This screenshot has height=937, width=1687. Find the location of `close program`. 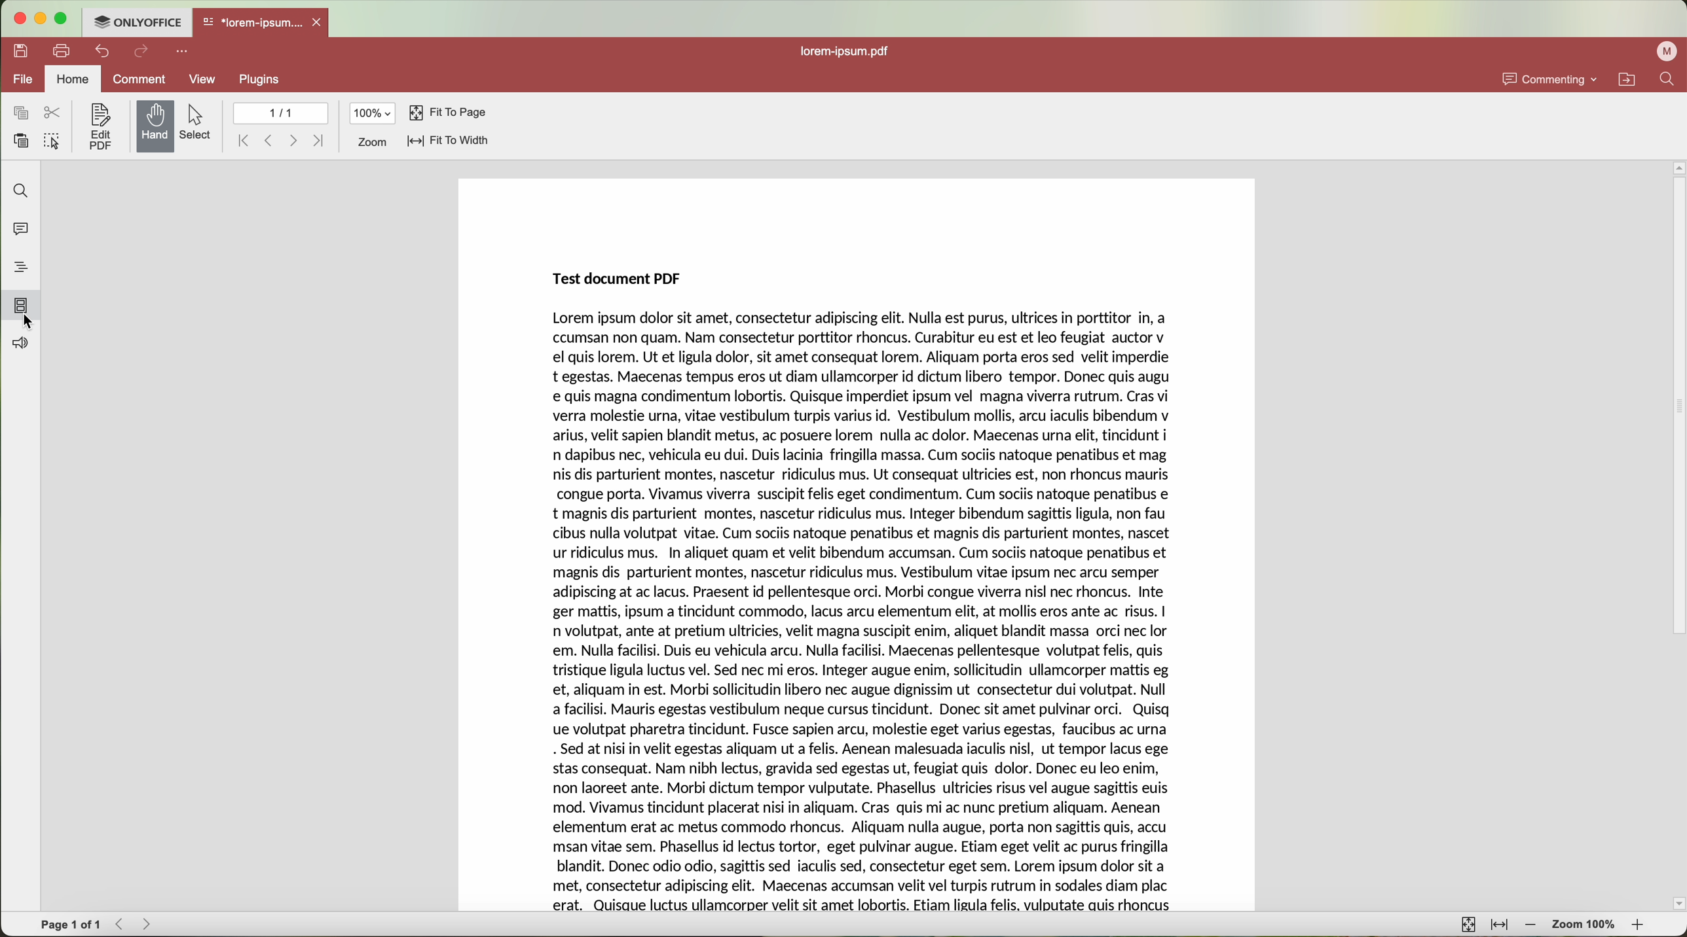

close program is located at coordinates (15, 18).